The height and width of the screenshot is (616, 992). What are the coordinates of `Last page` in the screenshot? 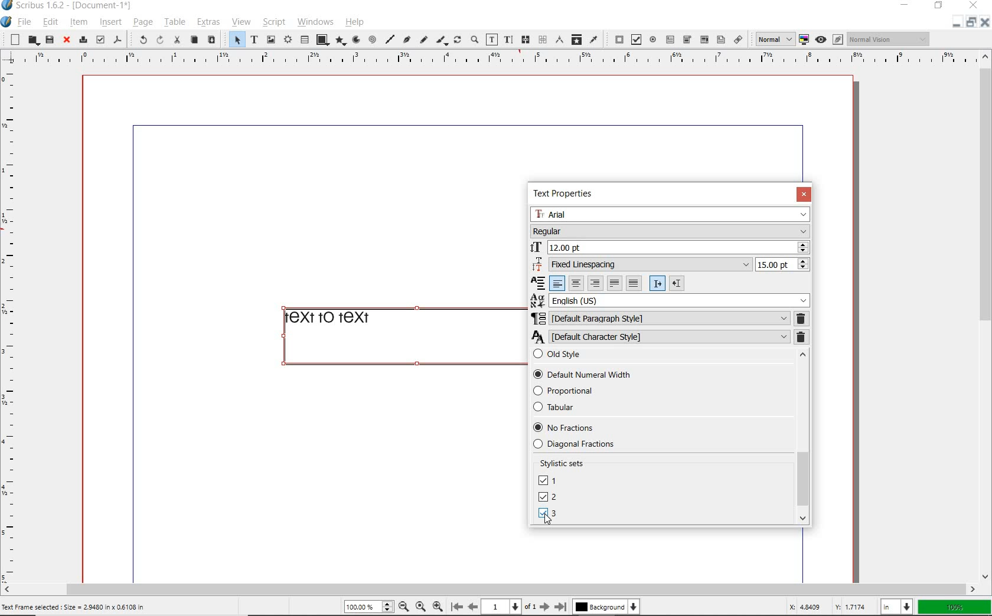 It's located at (559, 607).